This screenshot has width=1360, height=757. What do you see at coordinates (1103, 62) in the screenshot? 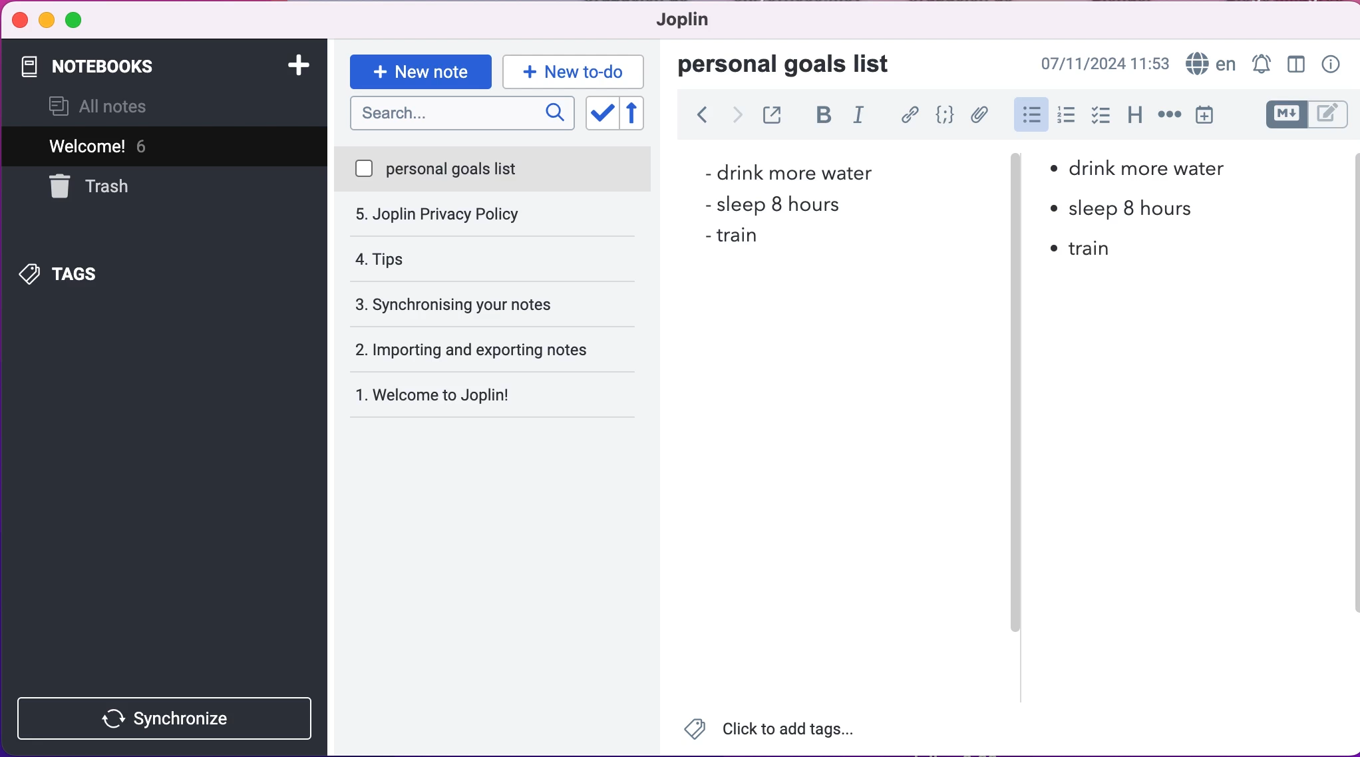
I see `07/11/2024 09:03` at bounding box center [1103, 62].